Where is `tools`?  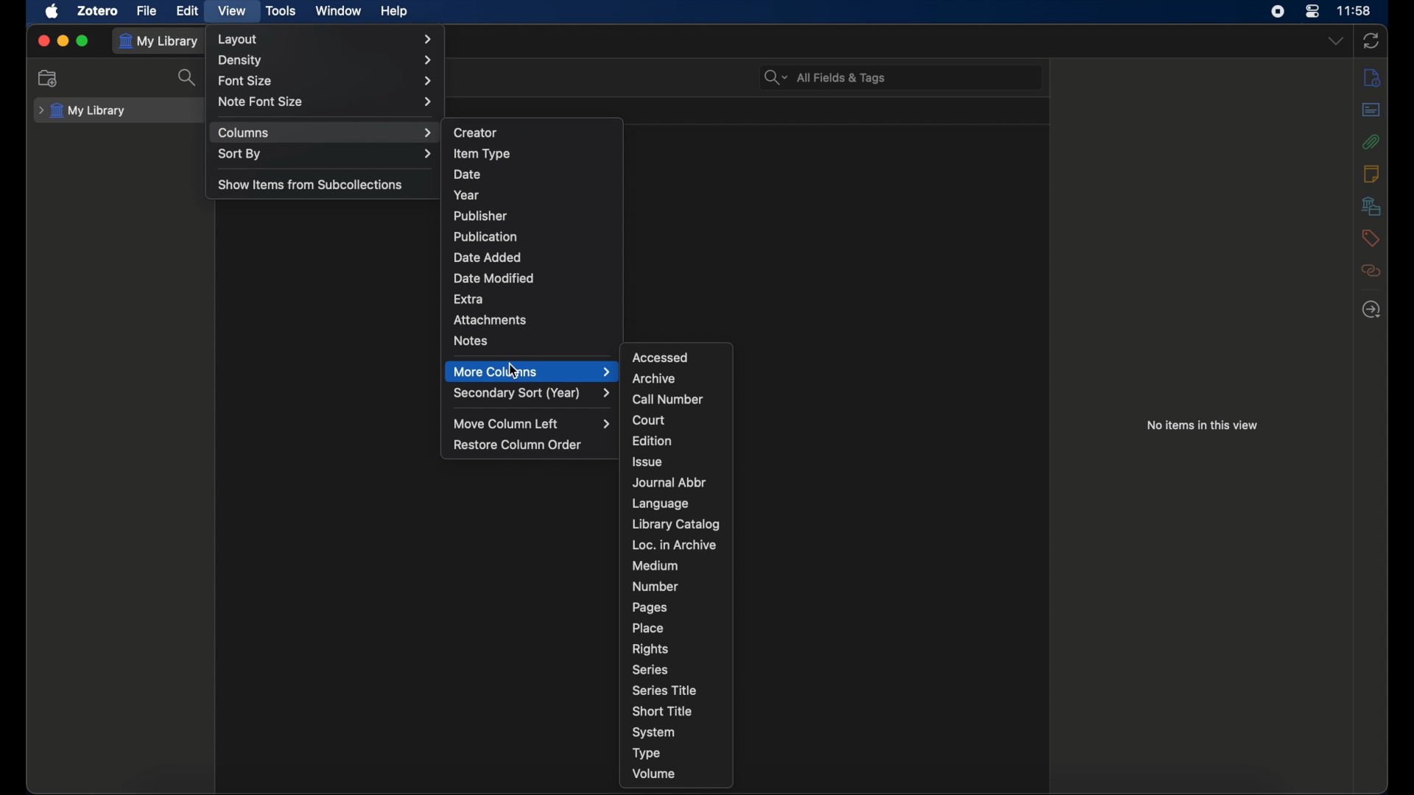 tools is located at coordinates (282, 10).